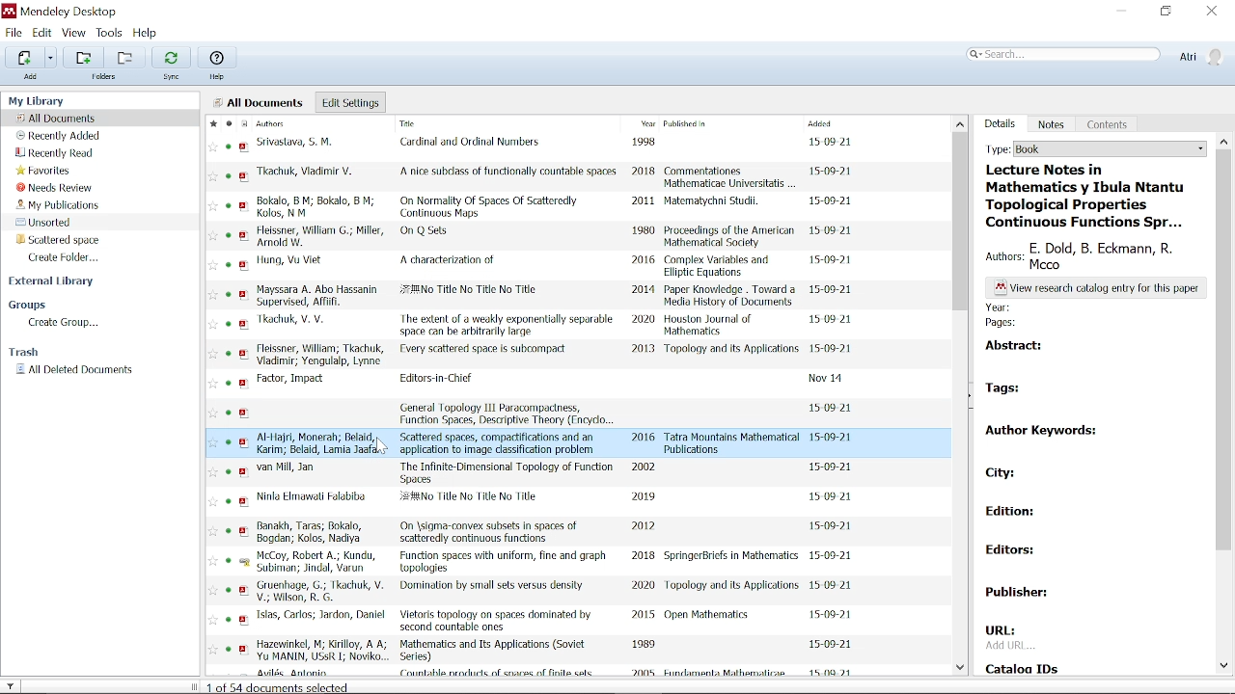 The width and height of the screenshot is (1235, 694). What do you see at coordinates (722, 267) in the screenshot?
I see `Complex Variables and
Elliptic Equations.` at bounding box center [722, 267].